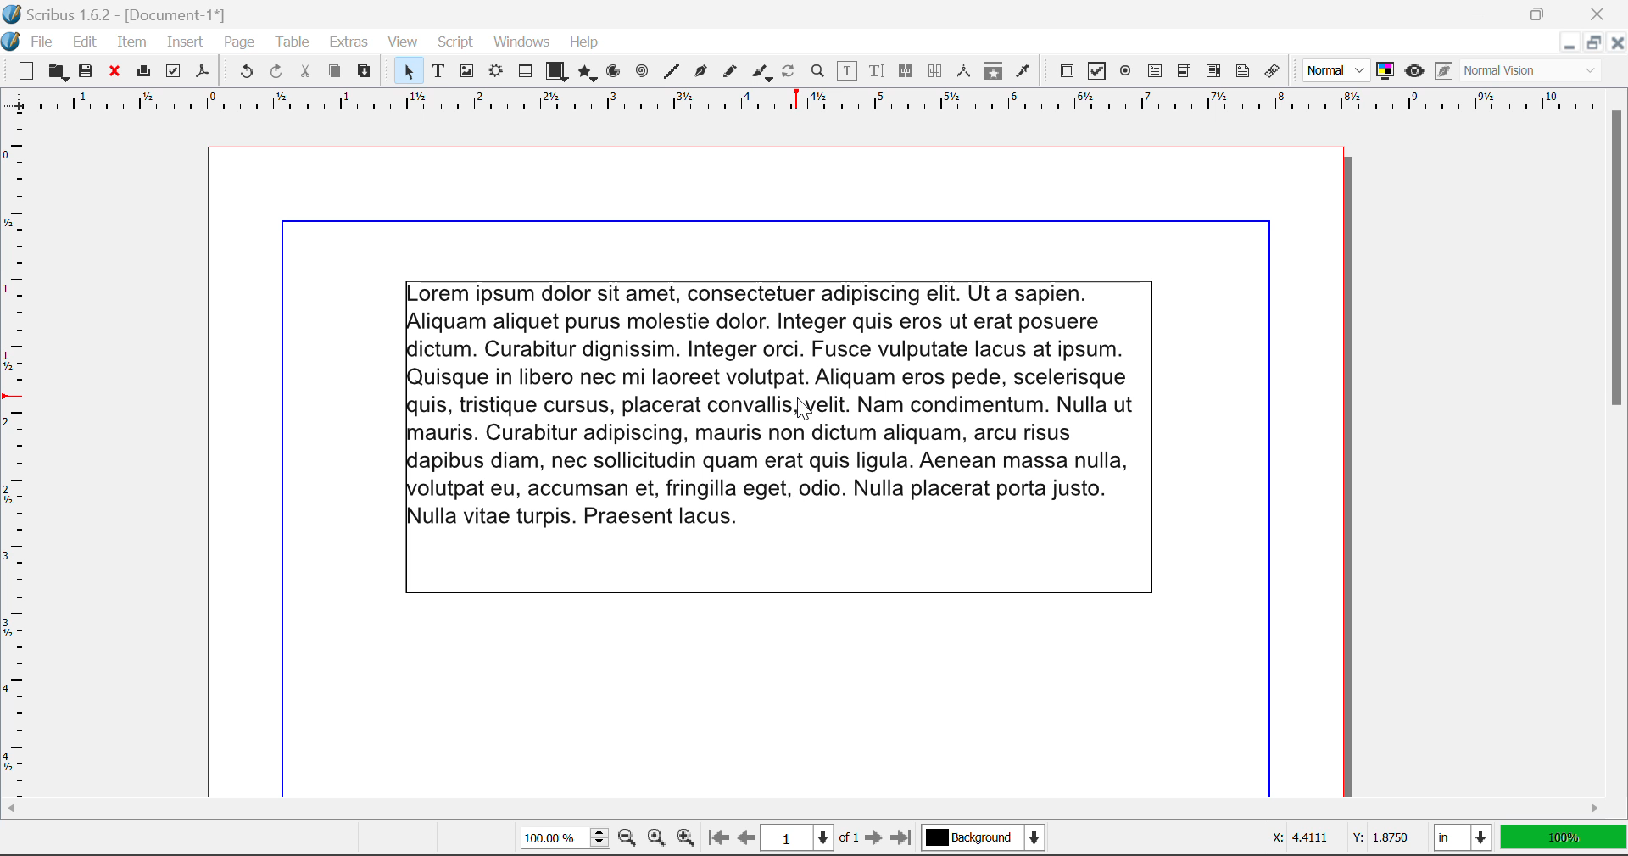 This screenshot has height=856, width=1628. What do you see at coordinates (993, 73) in the screenshot?
I see `Copy Item Properties` at bounding box center [993, 73].